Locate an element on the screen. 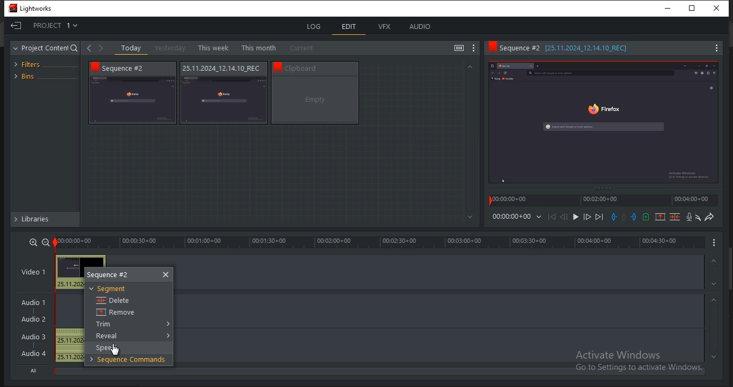 The height and width of the screenshot is (387, 733). project content is located at coordinates (45, 48).